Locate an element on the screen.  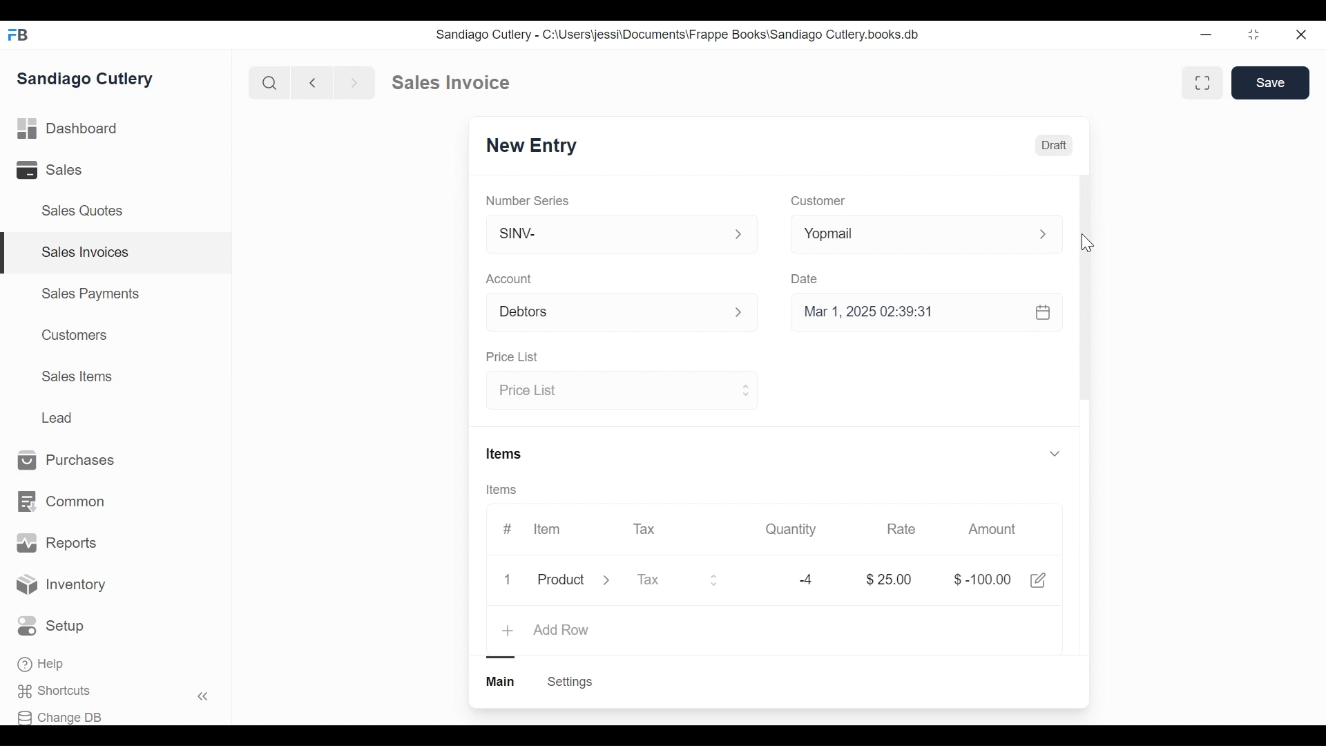
Purchases is located at coordinates (66, 459).